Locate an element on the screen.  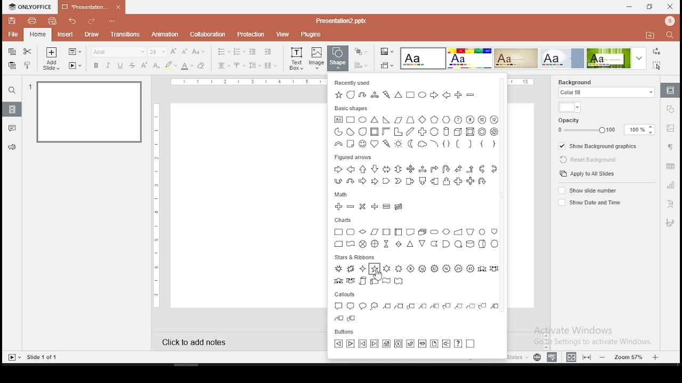
underline is located at coordinates (120, 66).